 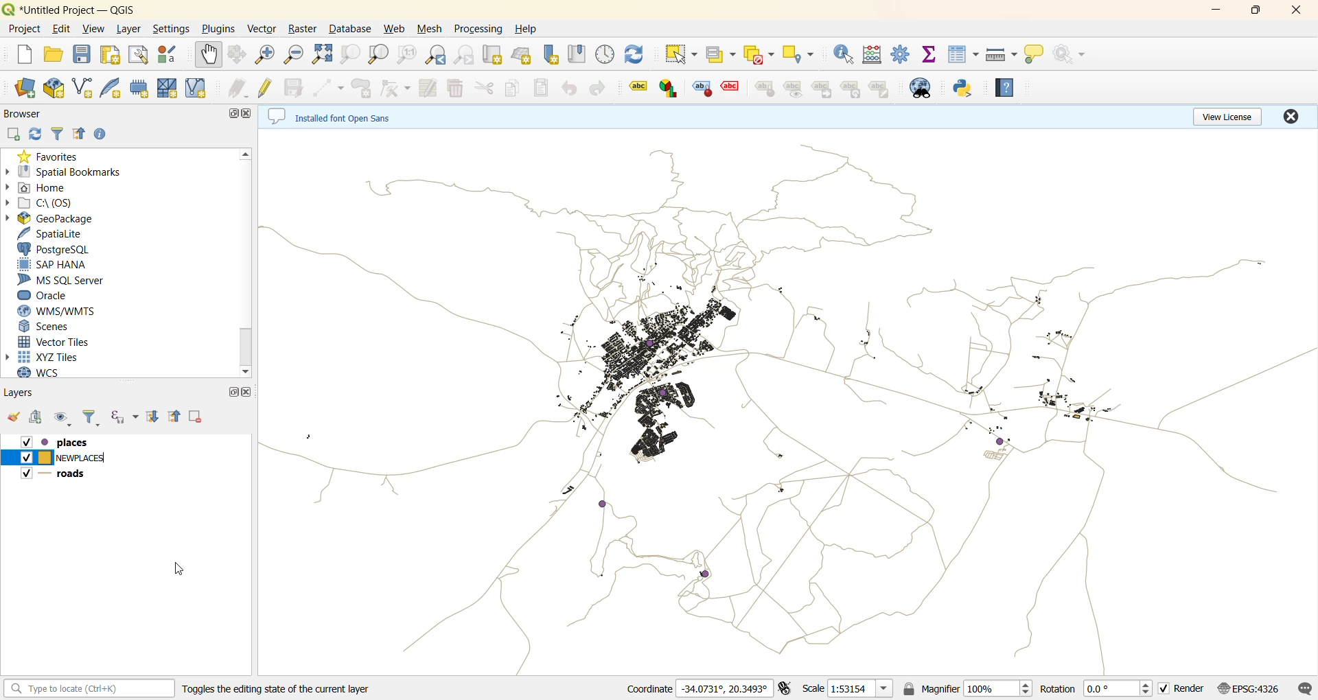 What do you see at coordinates (240, 89) in the screenshot?
I see `edits` at bounding box center [240, 89].